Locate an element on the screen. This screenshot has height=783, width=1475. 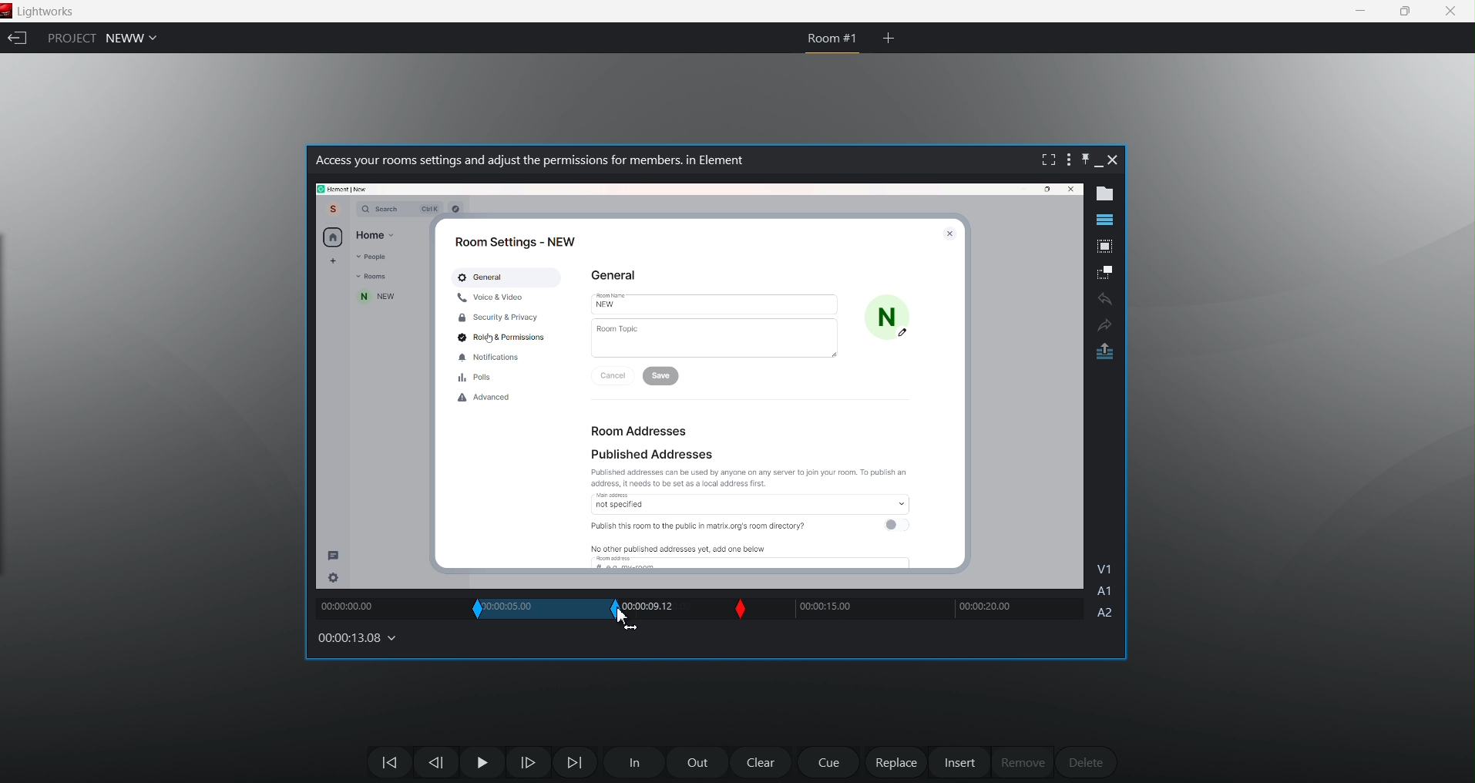
A1 is located at coordinates (1104, 592).